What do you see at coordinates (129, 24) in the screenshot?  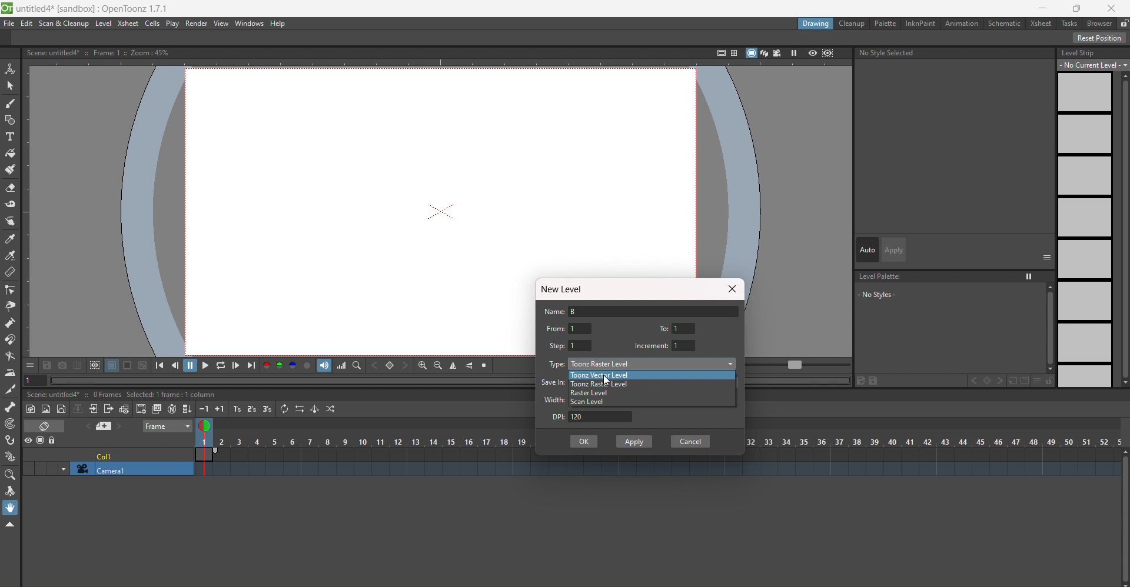 I see `xsheet` at bounding box center [129, 24].